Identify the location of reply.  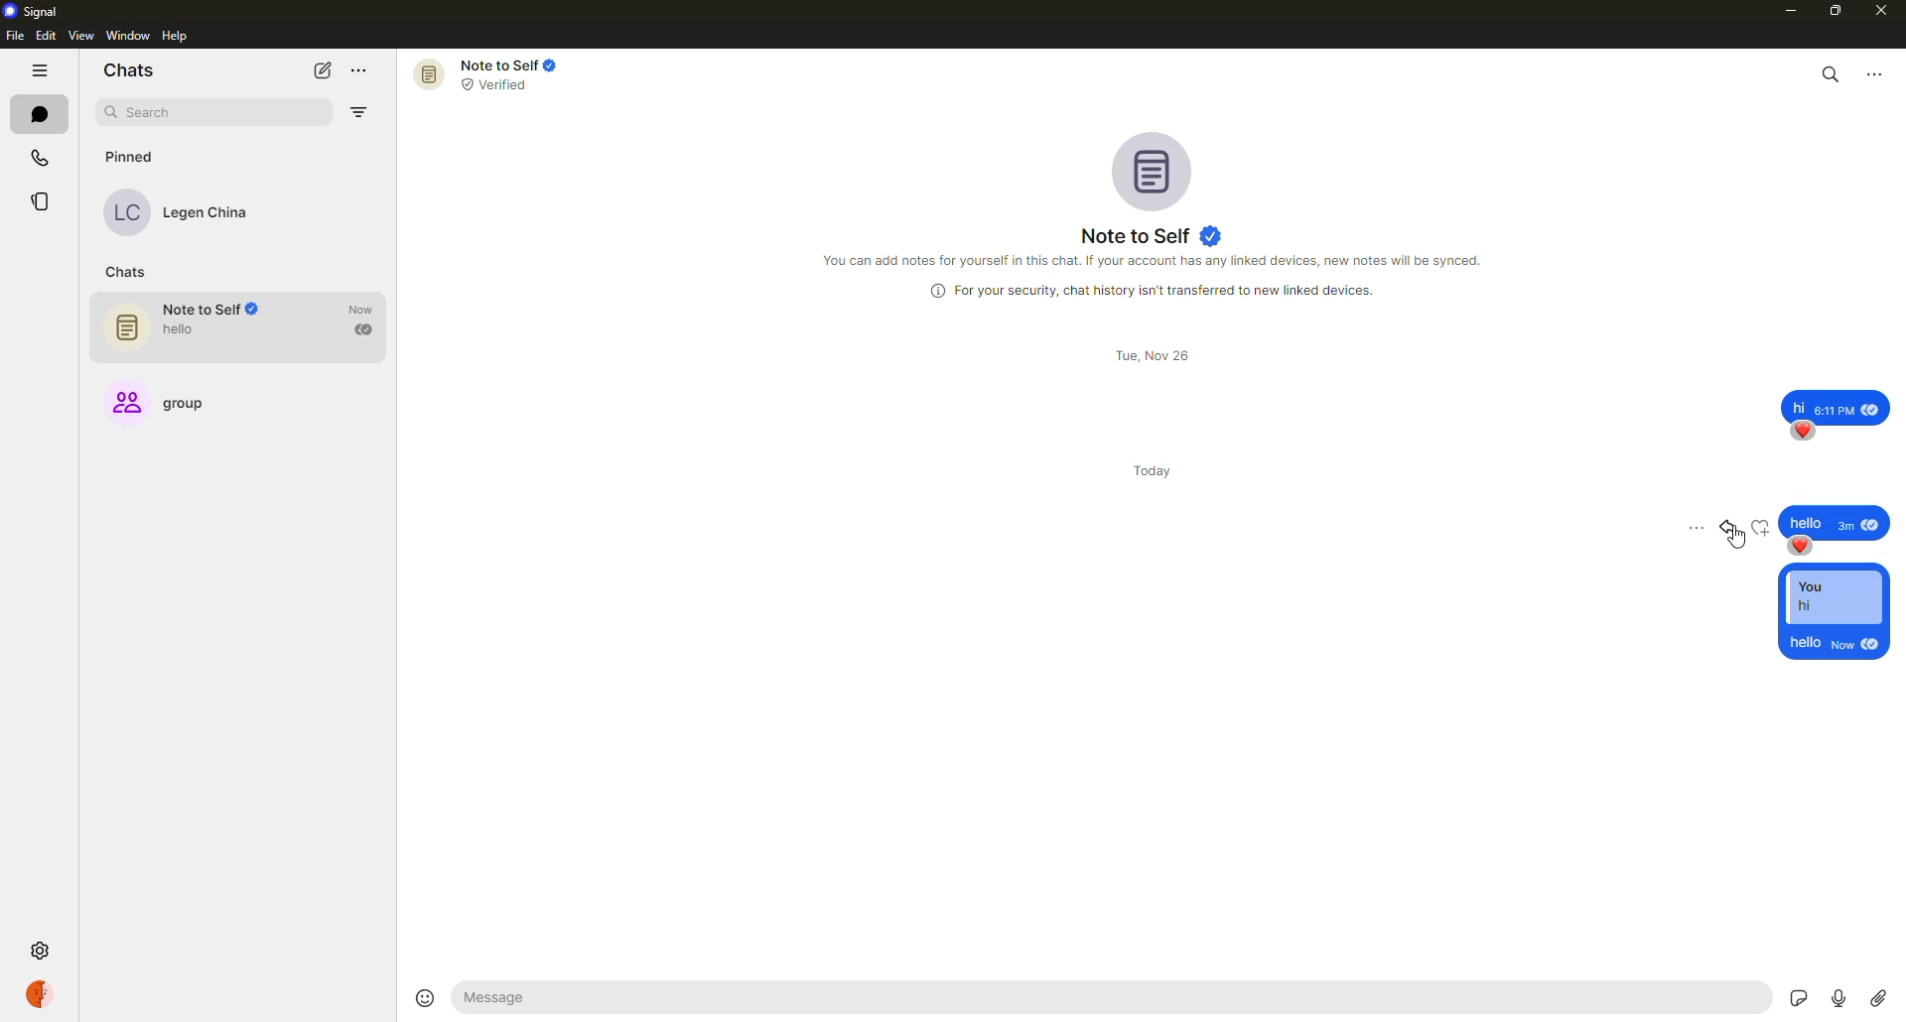
(1731, 529).